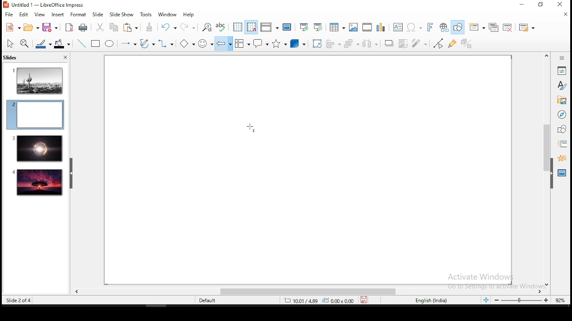 Image resolution: width=572 pixels, height=321 pixels. I want to click on align objects, so click(336, 44).